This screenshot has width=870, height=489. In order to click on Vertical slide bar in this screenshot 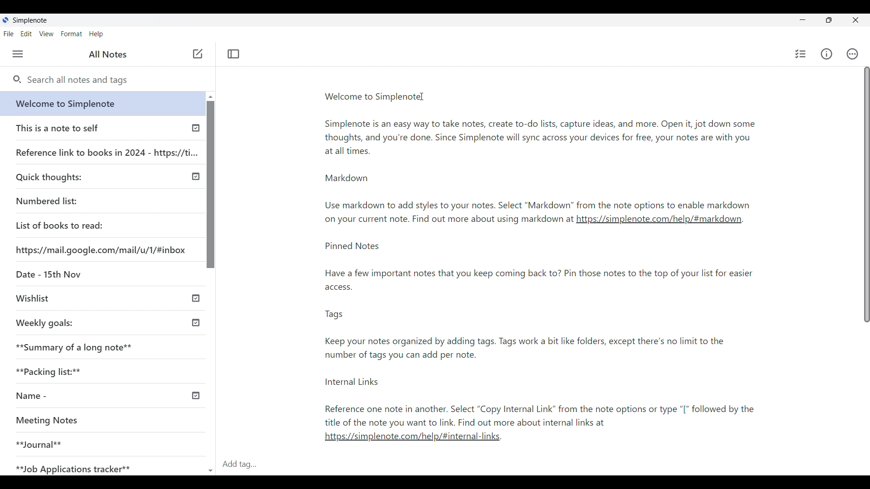, I will do `click(866, 196)`.